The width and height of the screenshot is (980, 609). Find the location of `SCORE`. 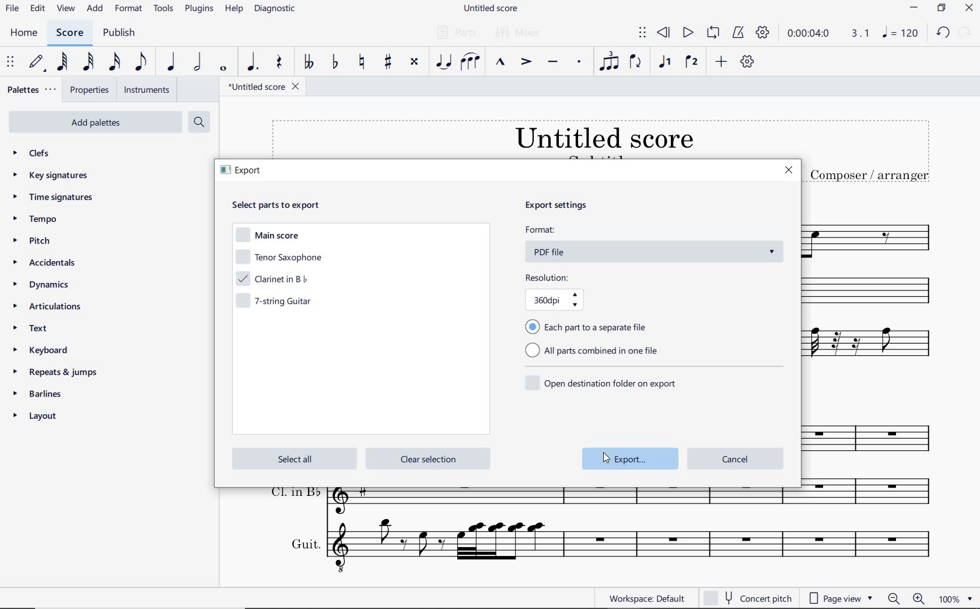

SCORE is located at coordinates (69, 33).